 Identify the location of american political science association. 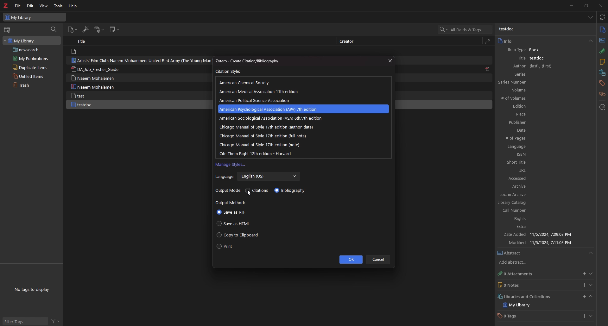
(257, 100).